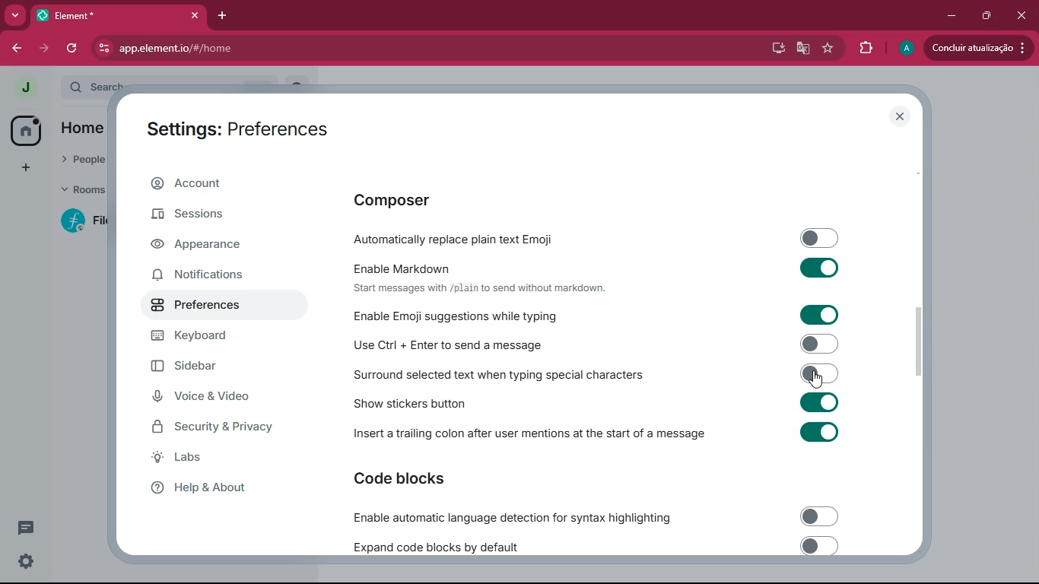 The width and height of the screenshot is (1039, 584). What do you see at coordinates (209, 367) in the screenshot?
I see `sidebar` at bounding box center [209, 367].